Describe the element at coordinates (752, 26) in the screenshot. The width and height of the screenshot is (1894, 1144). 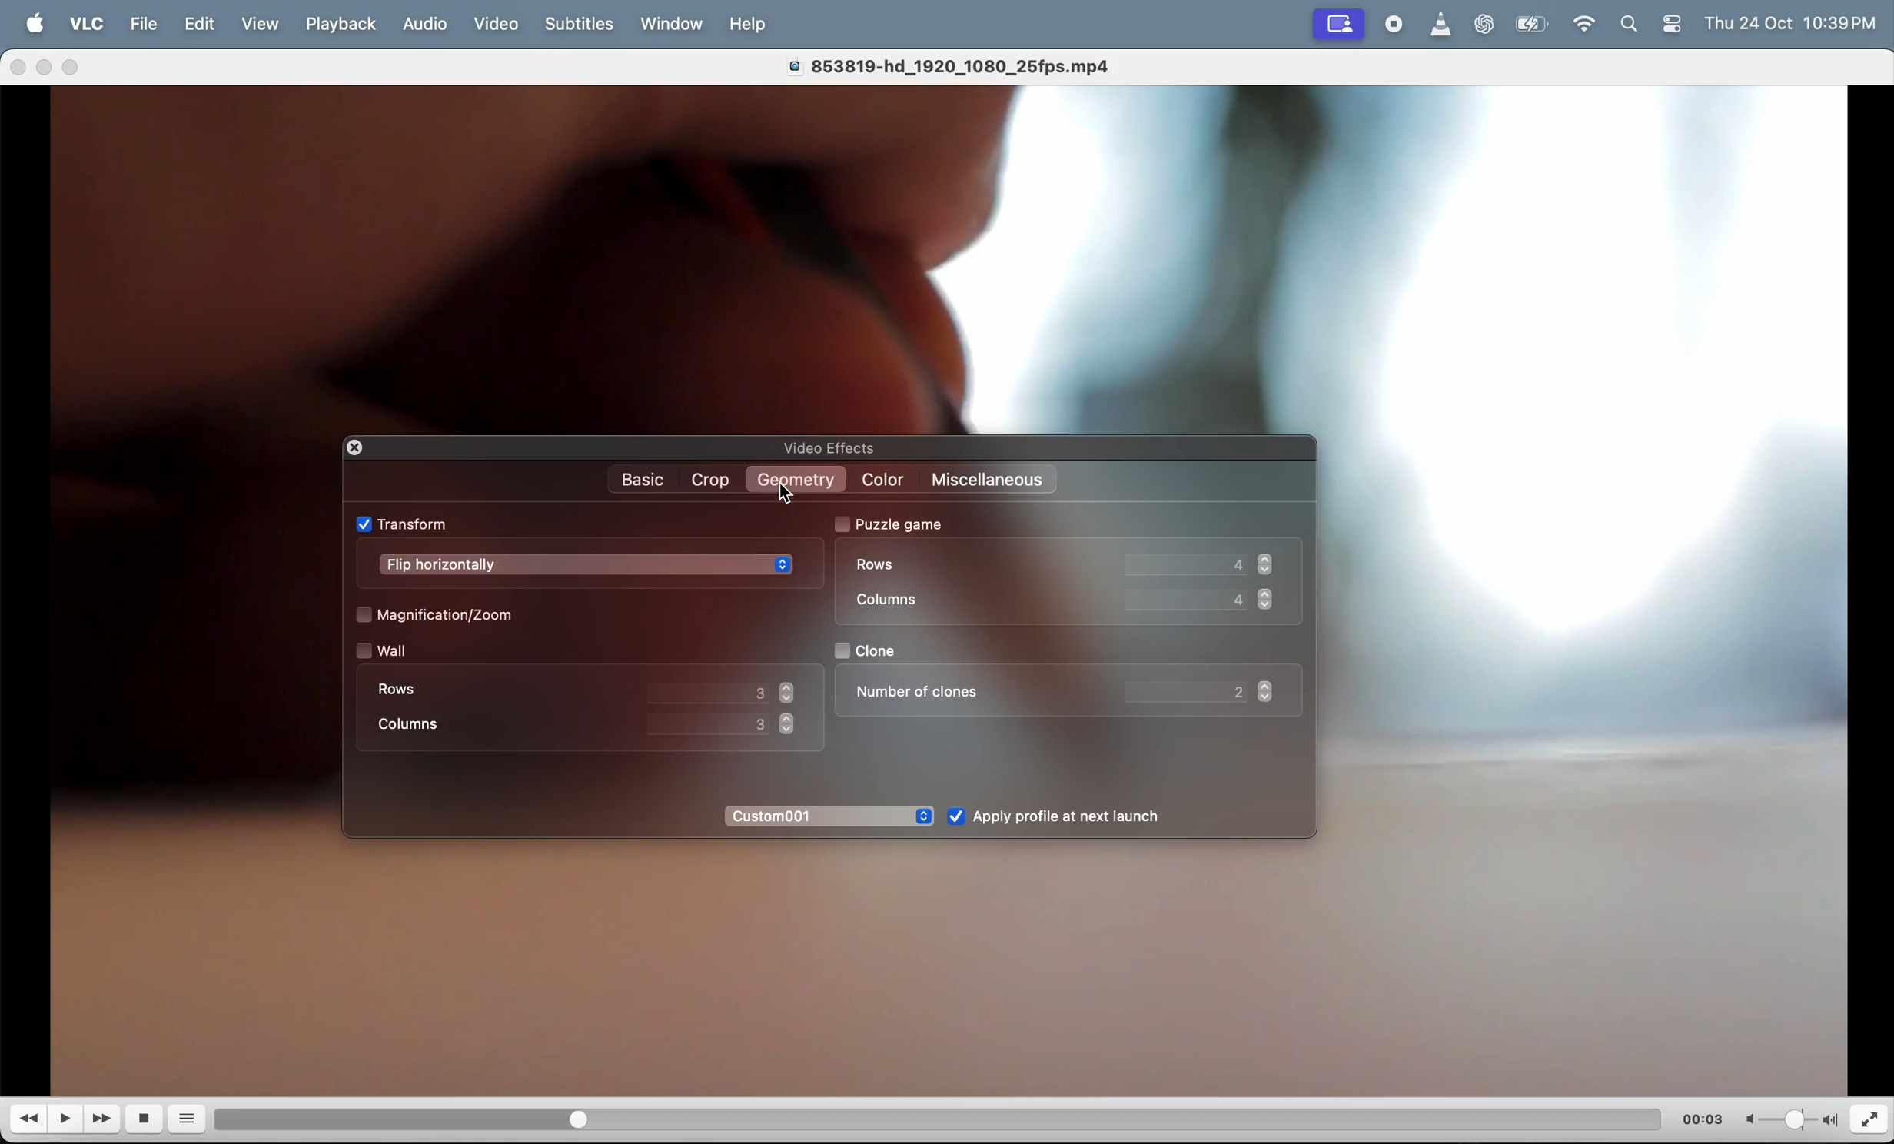
I see `help` at that location.